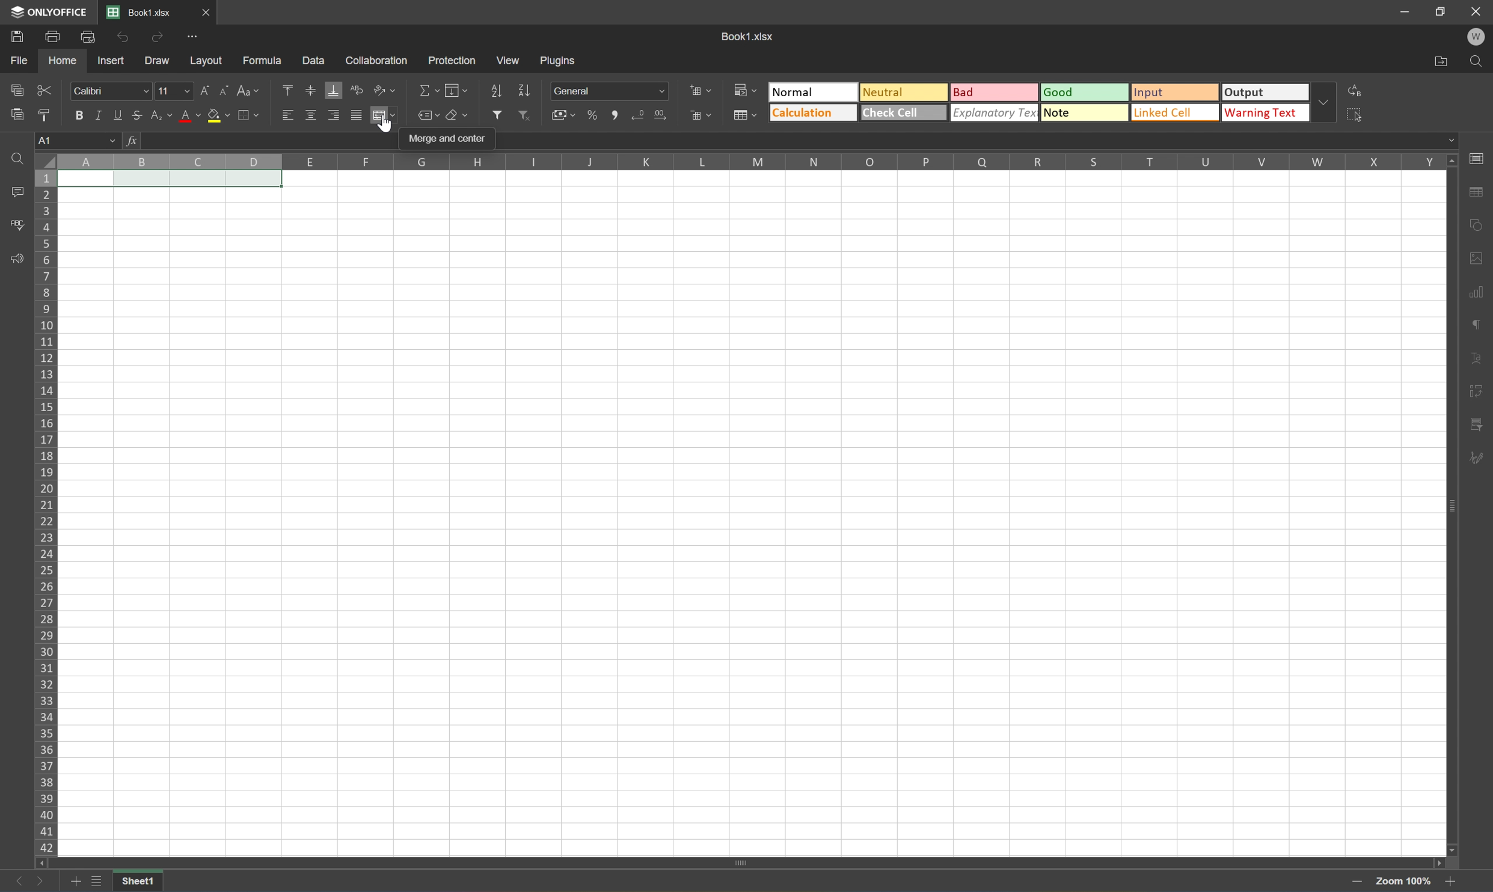 This screenshot has width=1493, height=892. I want to click on Neutral, so click(901, 90).